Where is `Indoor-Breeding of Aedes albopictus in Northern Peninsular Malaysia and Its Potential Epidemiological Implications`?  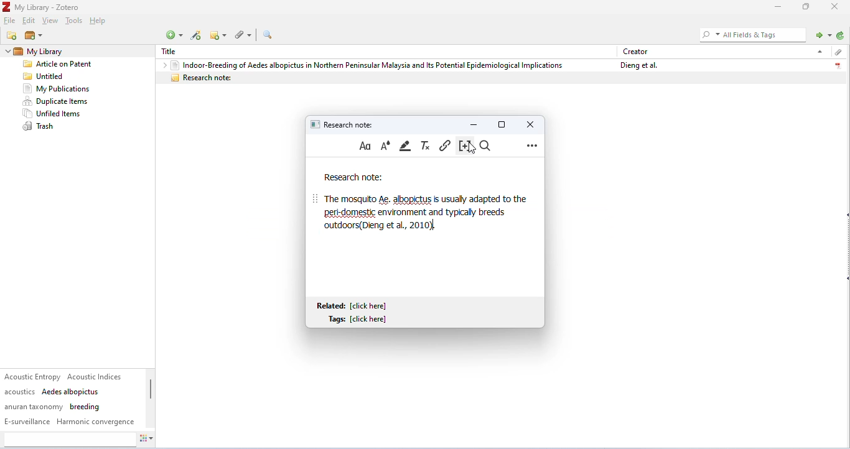 Indoor-Breeding of Aedes albopictus in Northern Peninsular Malaysia and Its Potential Epidemiological Implications is located at coordinates (367, 65).